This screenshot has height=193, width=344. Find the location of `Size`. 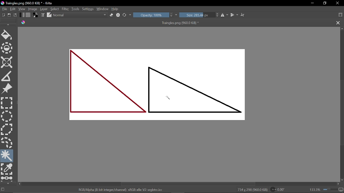

Size is located at coordinates (196, 15).